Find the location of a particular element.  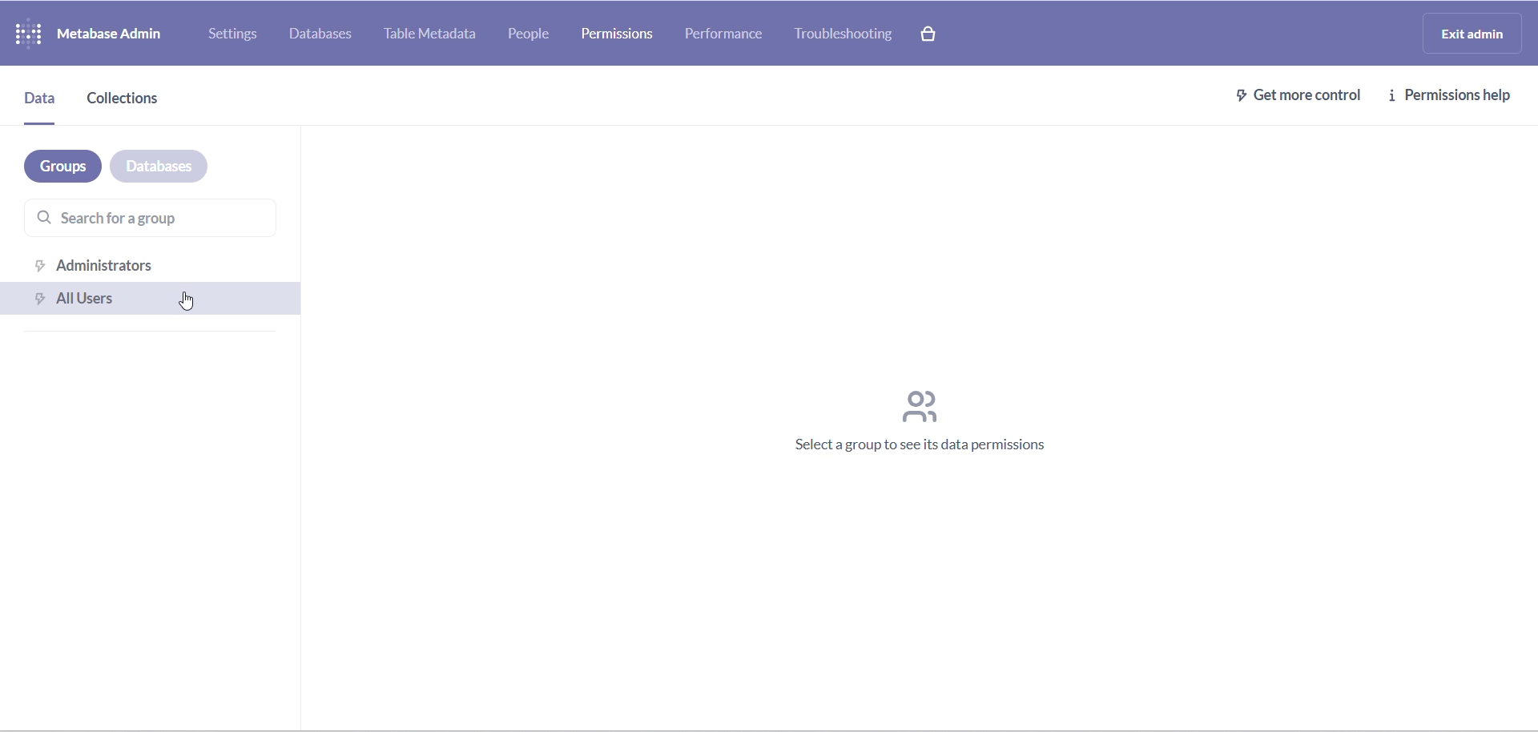

get more control is located at coordinates (1289, 98).